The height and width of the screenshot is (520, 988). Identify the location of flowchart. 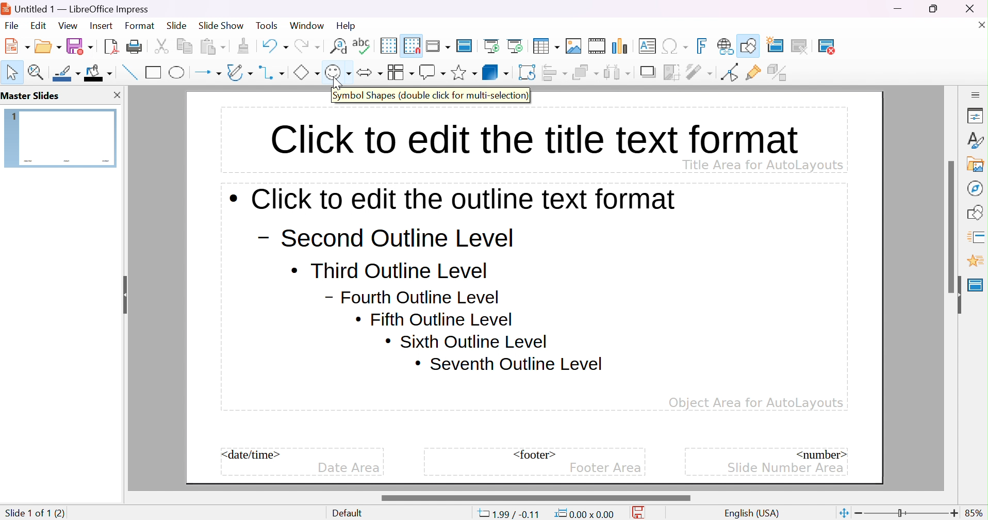
(400, 72).